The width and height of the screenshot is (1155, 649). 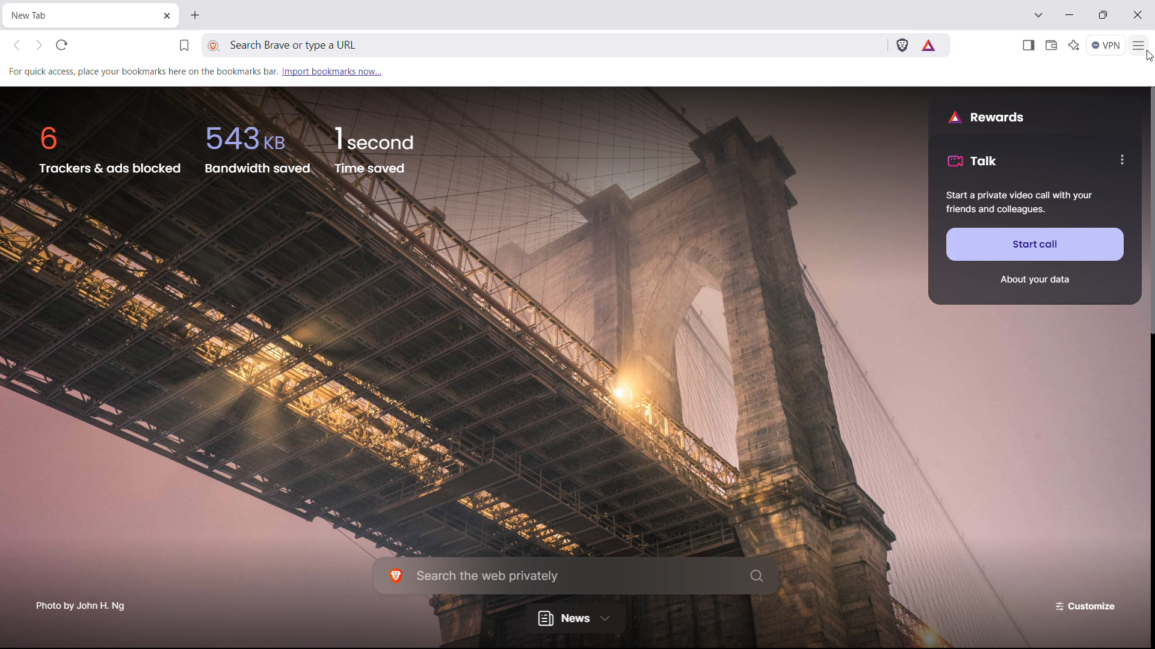 I want to click on brave shields, so click(x=902, y=44).